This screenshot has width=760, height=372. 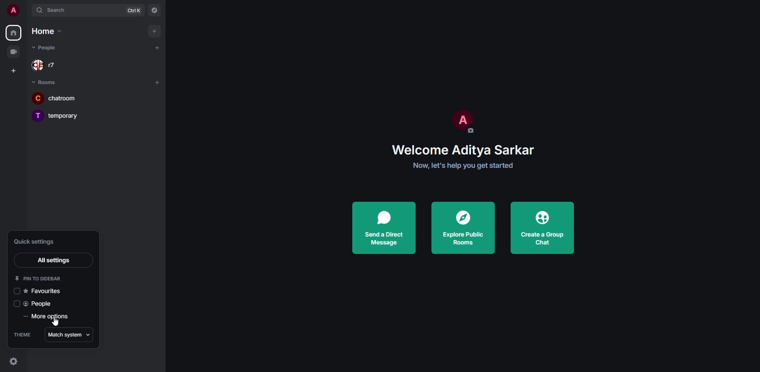 What do you see at coordinates (55, 324) in the screenshot?
I see `cursor` at bounding box center [55, 324].